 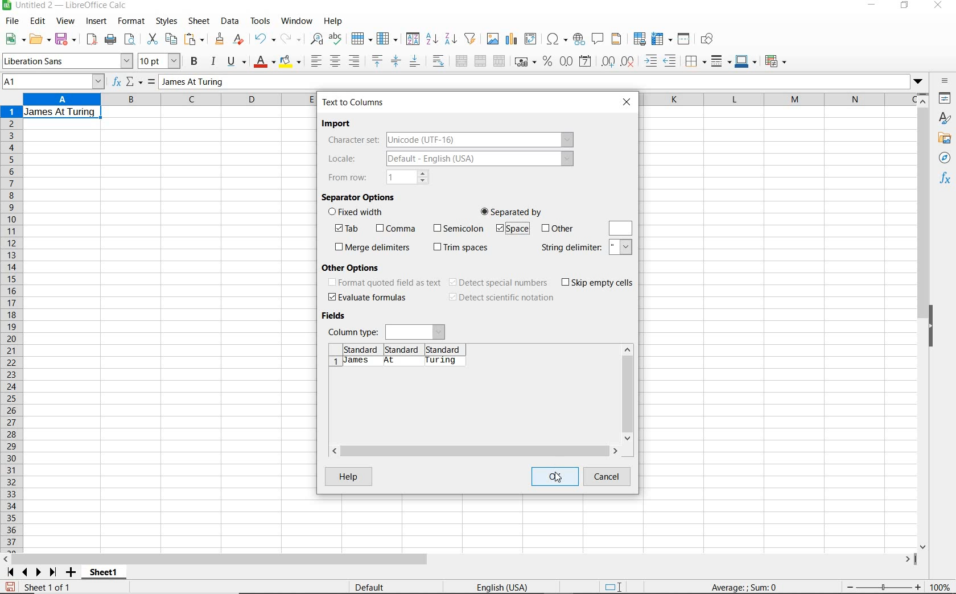 What do you see at coordinates (360, 196) in the screenshot?
I see `separator options` at bounding box center [360, 196].